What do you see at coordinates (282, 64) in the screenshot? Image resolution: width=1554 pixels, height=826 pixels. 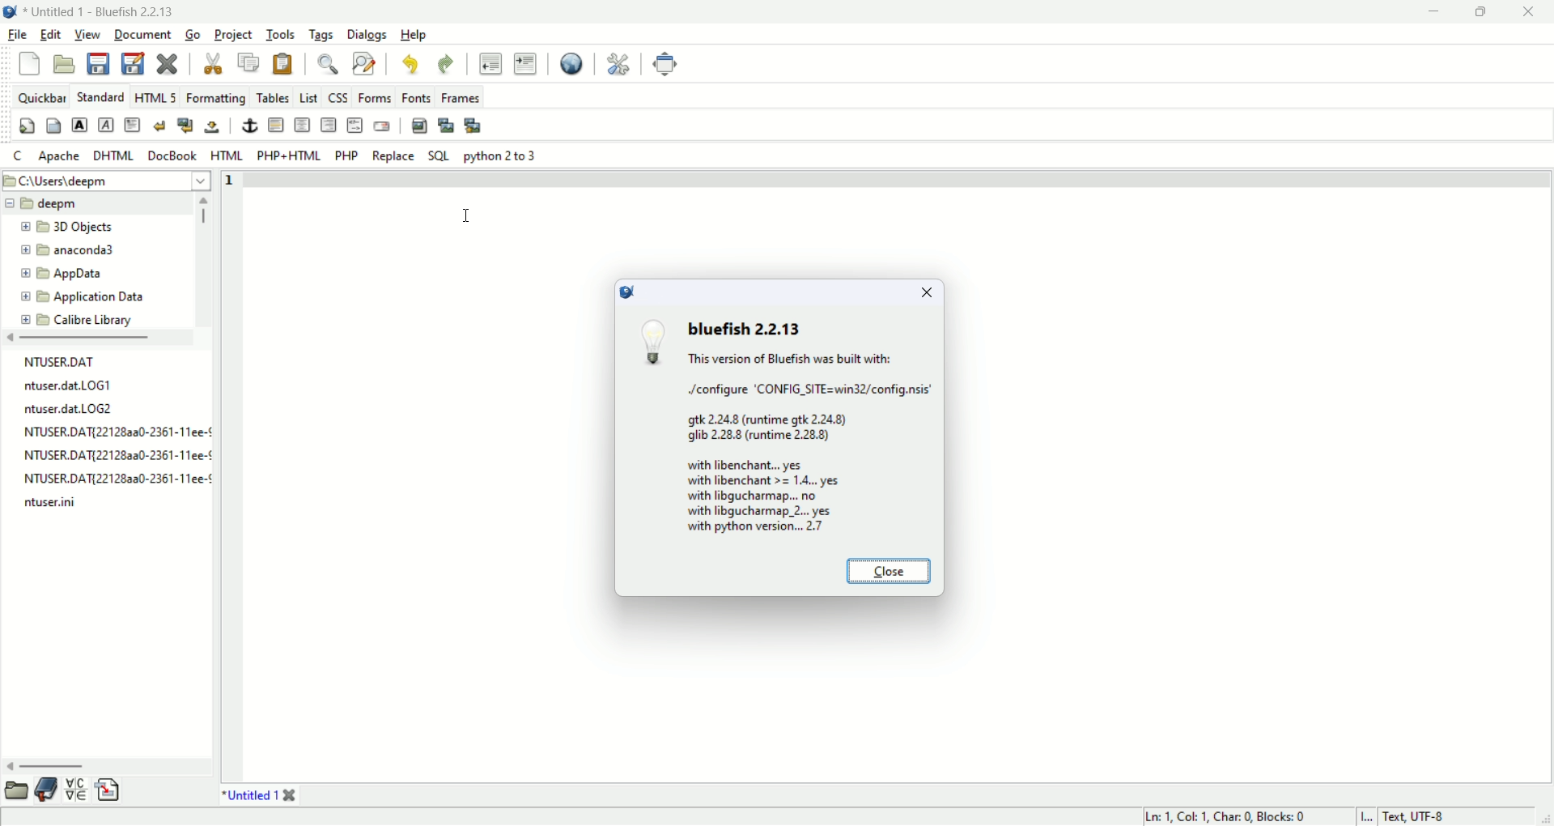 I see `paste` at bounding box center [282, 64].